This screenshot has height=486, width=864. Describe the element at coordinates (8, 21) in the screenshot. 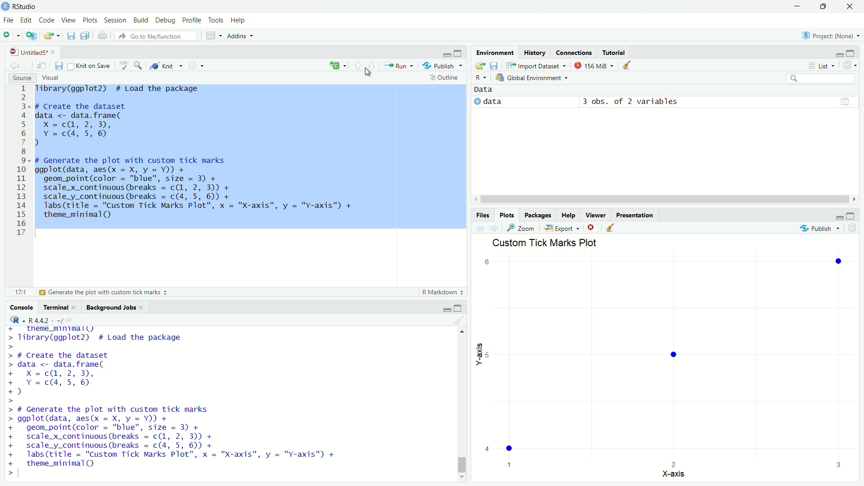

I see `file` at that location.